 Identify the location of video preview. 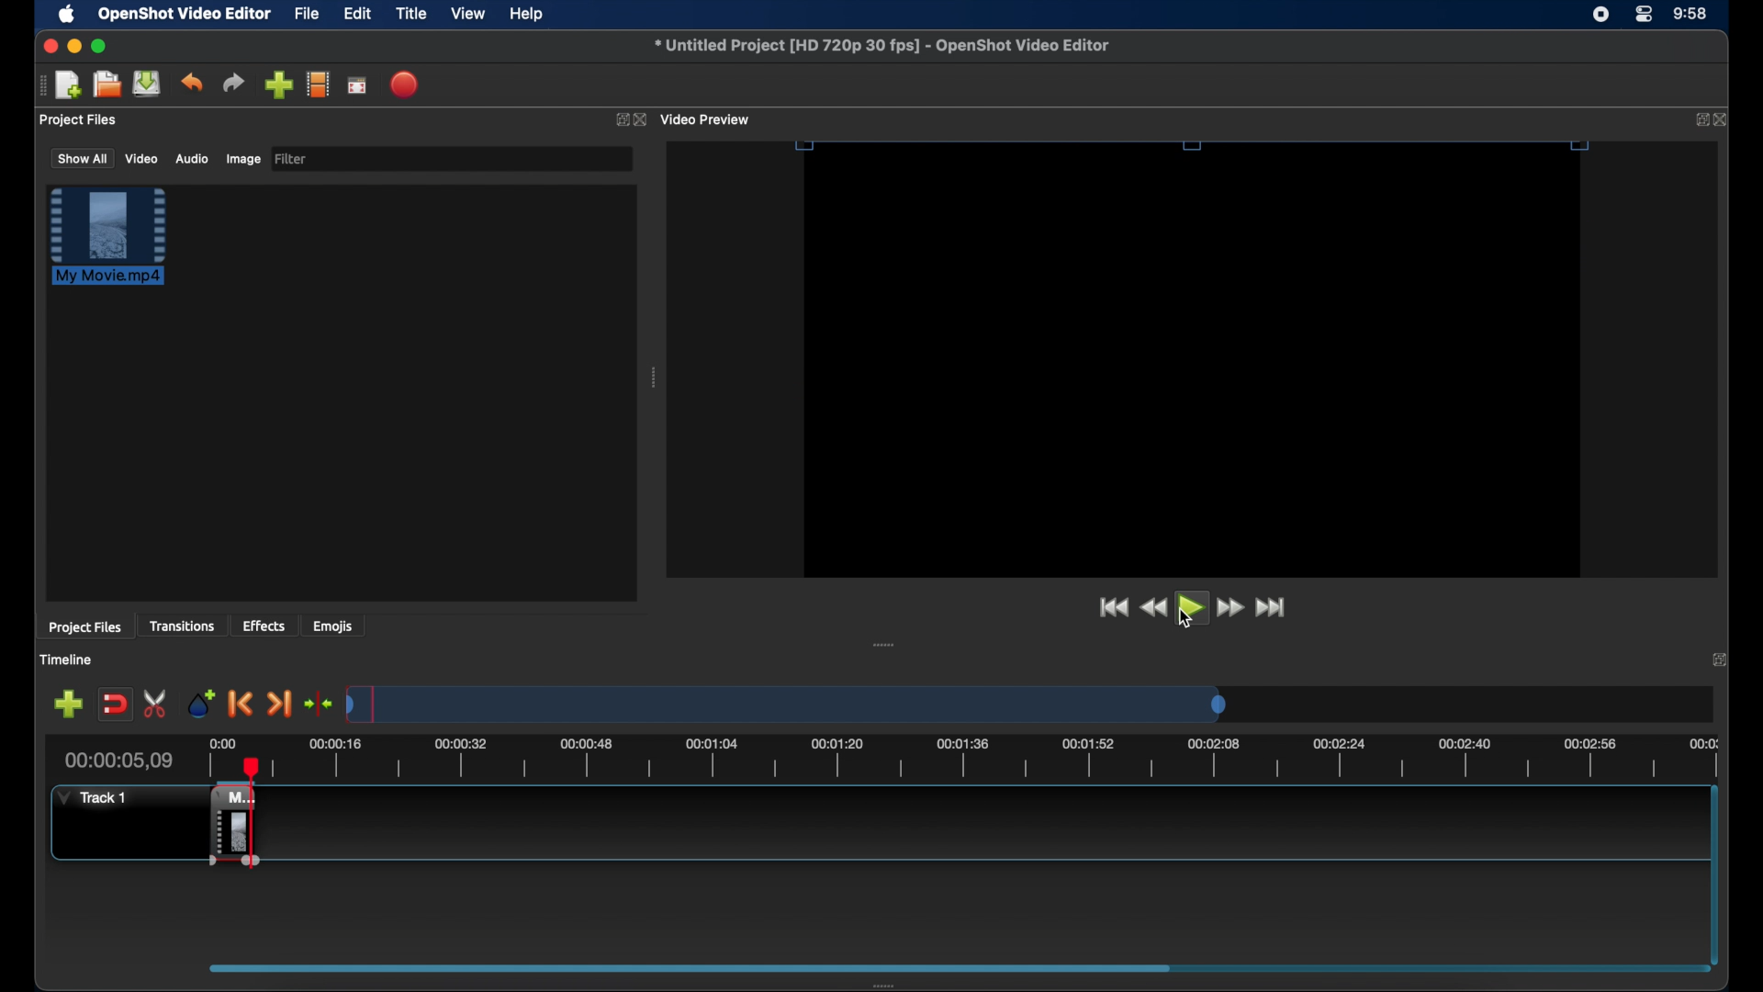
(1193, 376).